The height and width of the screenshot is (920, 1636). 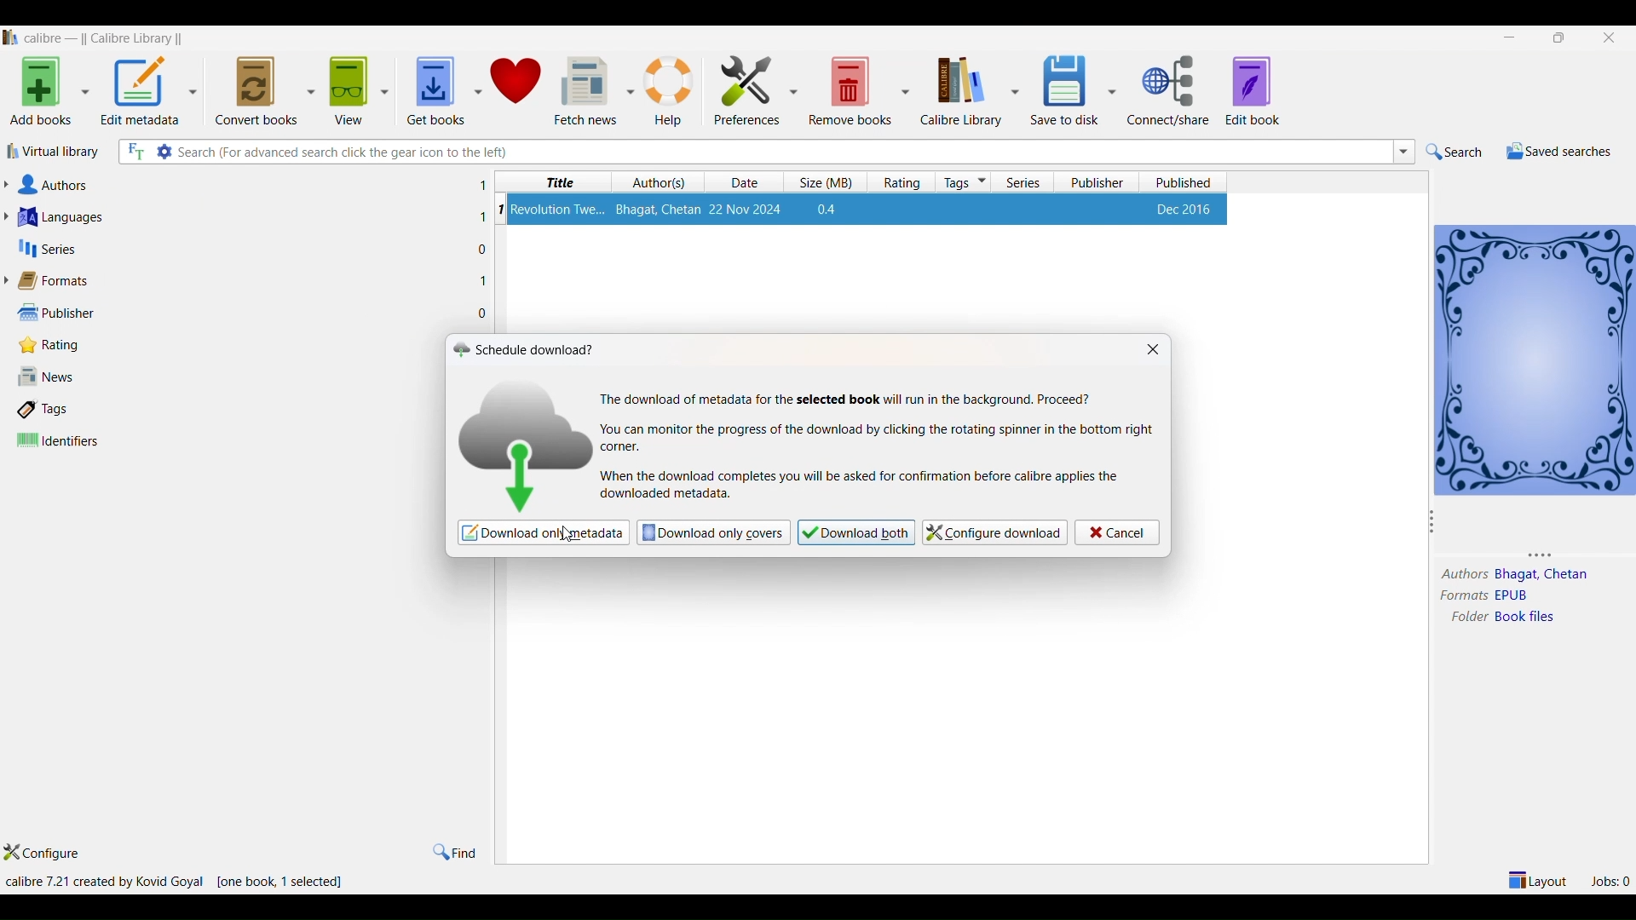 I want to click on save to disk, so click(x=1063, y=87).